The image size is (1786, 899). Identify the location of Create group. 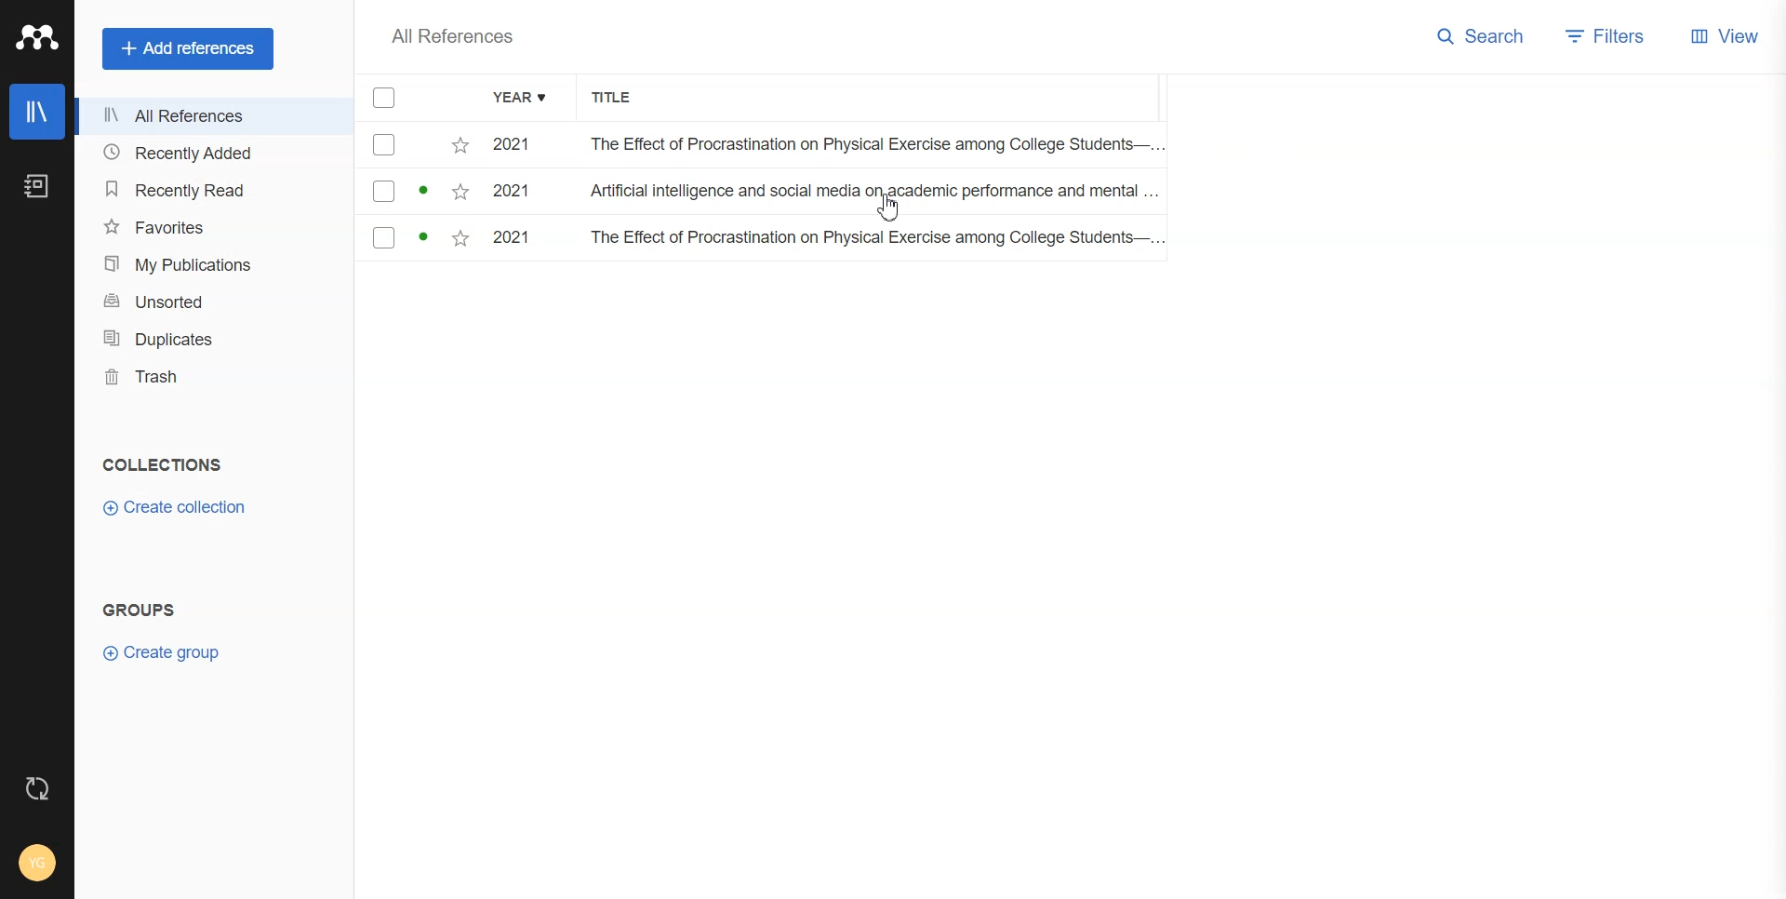
(161, 652).